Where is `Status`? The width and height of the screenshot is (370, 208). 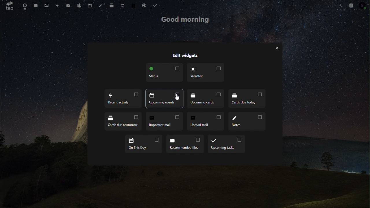
Status is located at coordinates (164, 73).